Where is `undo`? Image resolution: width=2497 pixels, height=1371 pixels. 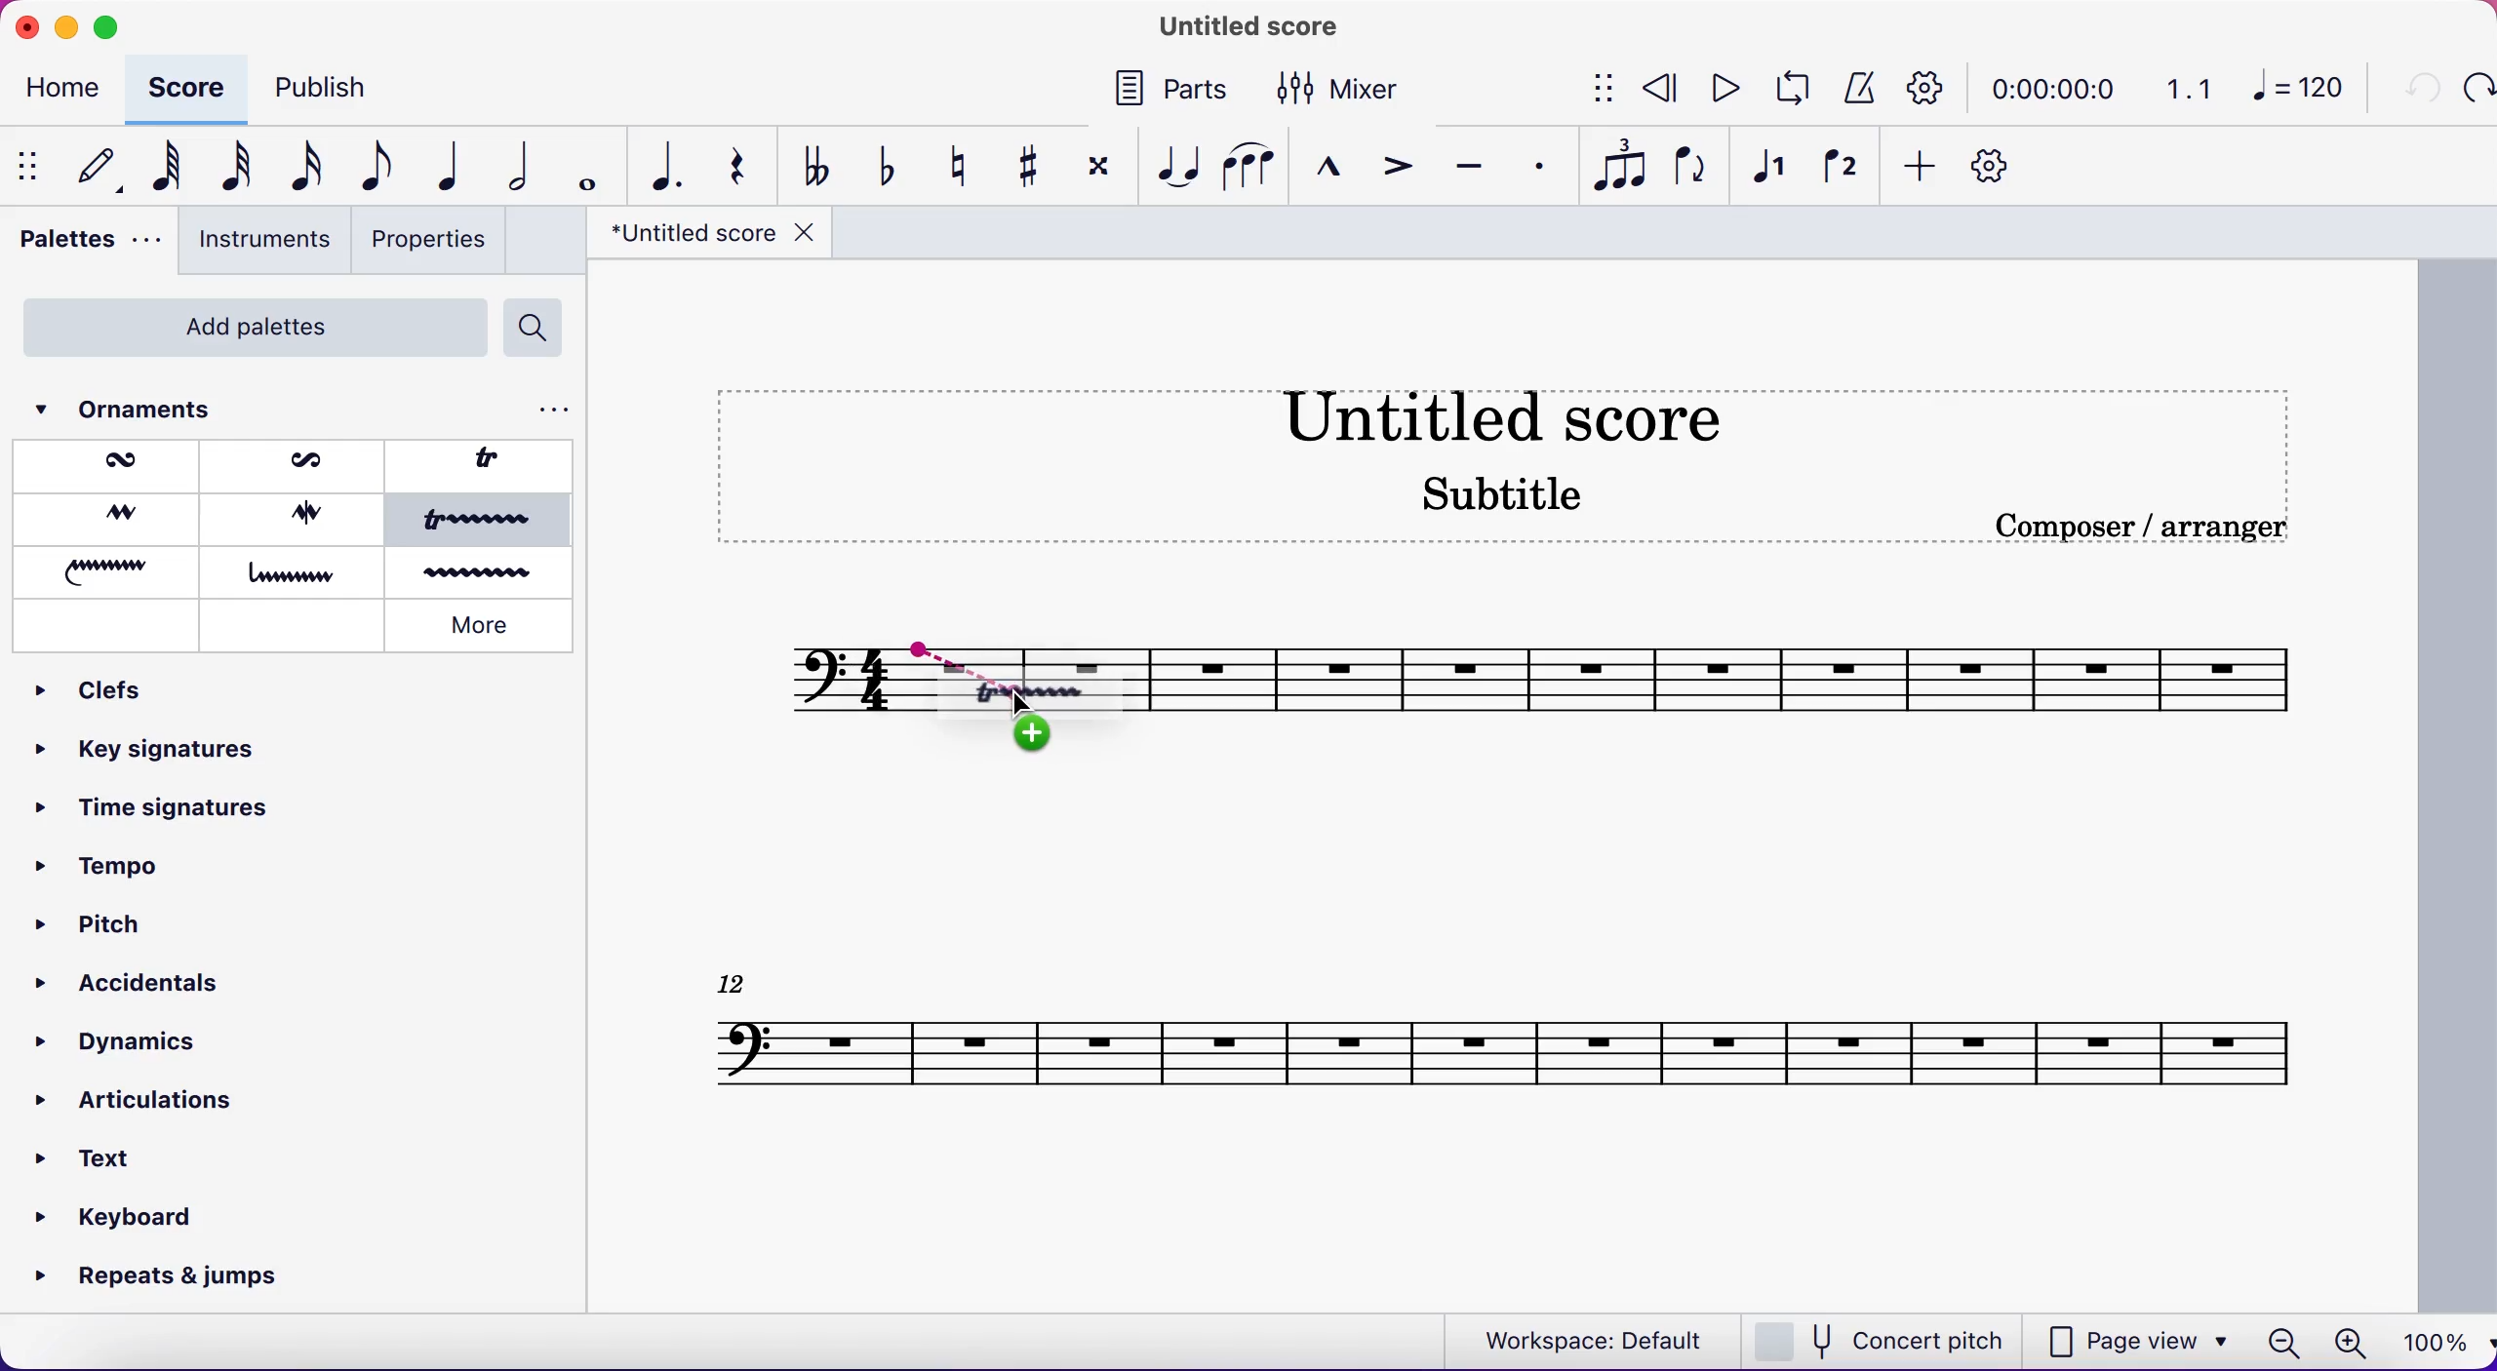 undo is located at coordinates (2417, 91).